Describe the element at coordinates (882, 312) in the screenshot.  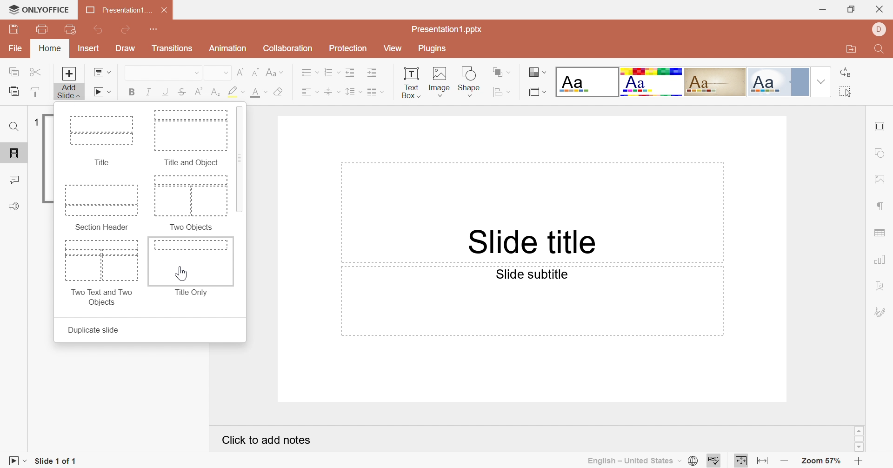
I see `Signature settings` at that location.